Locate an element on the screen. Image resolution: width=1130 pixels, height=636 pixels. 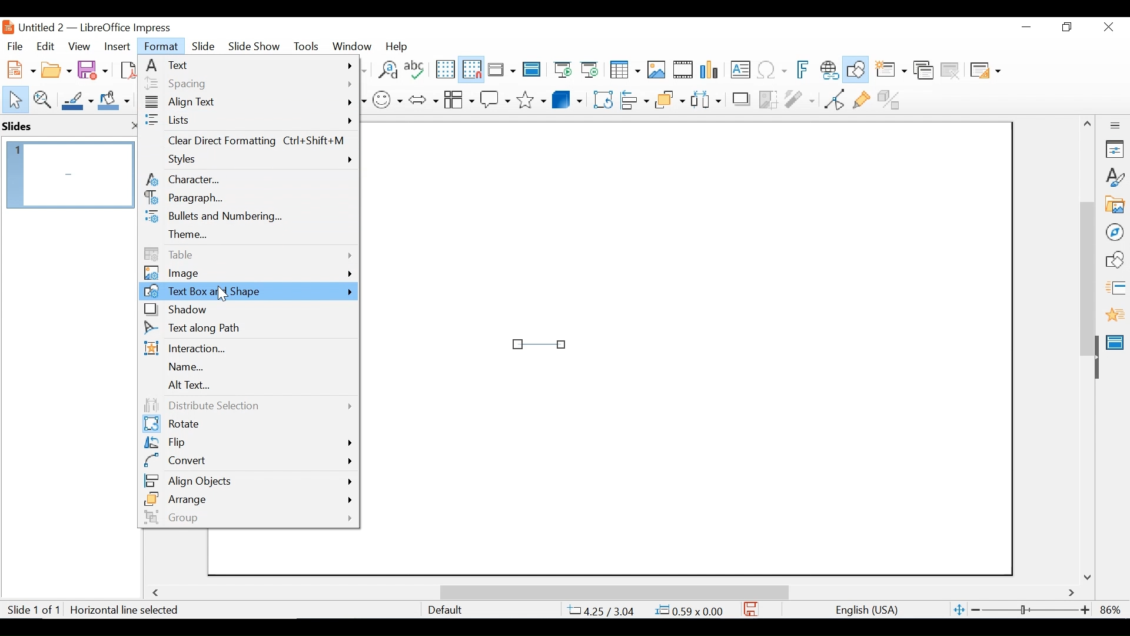
Duplicate slide is located at coordinates (923, 71).